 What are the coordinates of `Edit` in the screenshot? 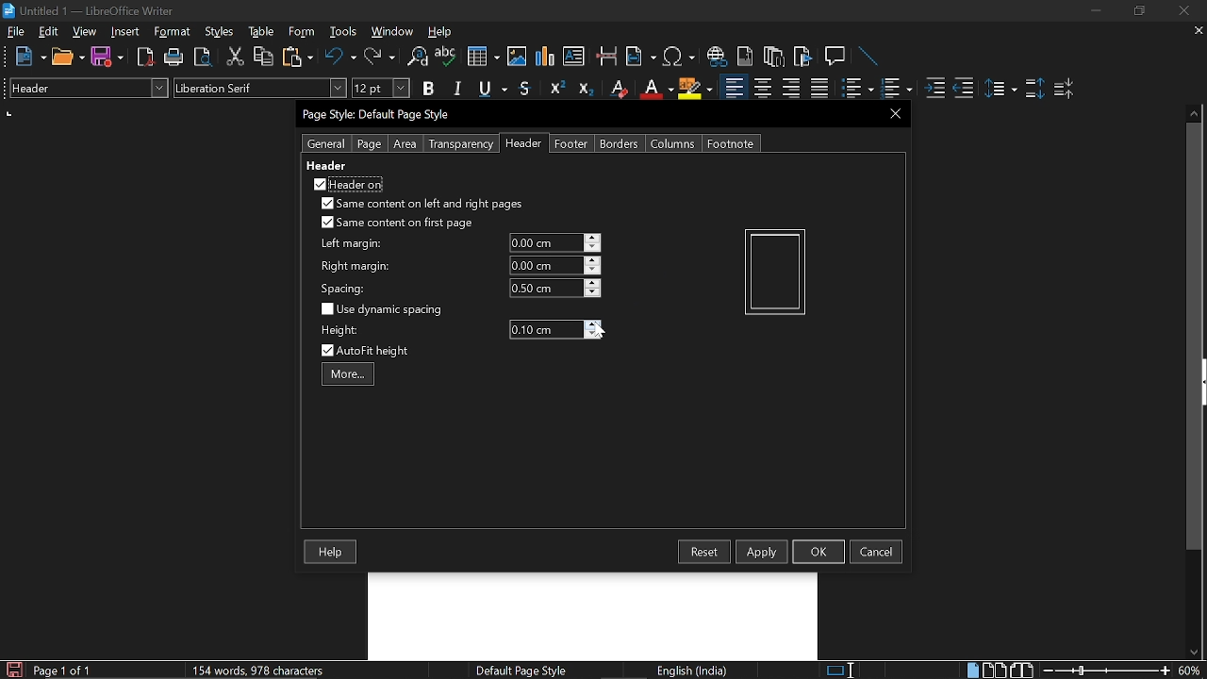 It's located at (49, 31).